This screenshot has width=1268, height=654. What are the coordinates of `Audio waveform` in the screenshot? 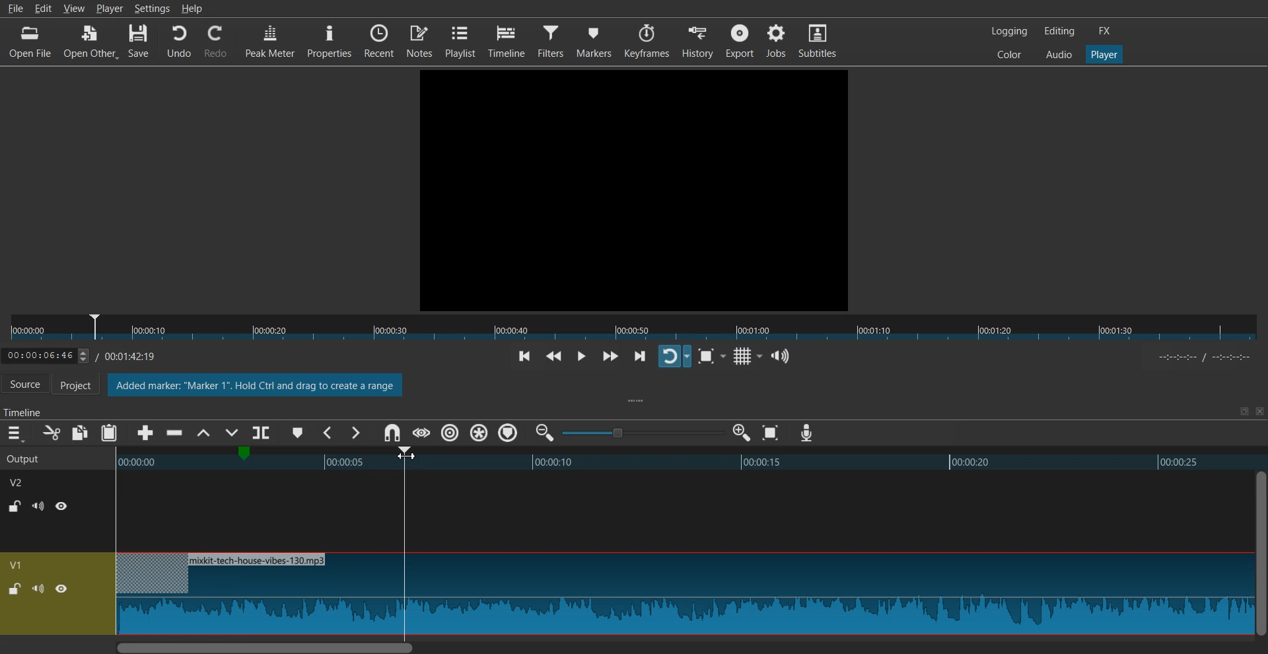 It's located at (683, 595).